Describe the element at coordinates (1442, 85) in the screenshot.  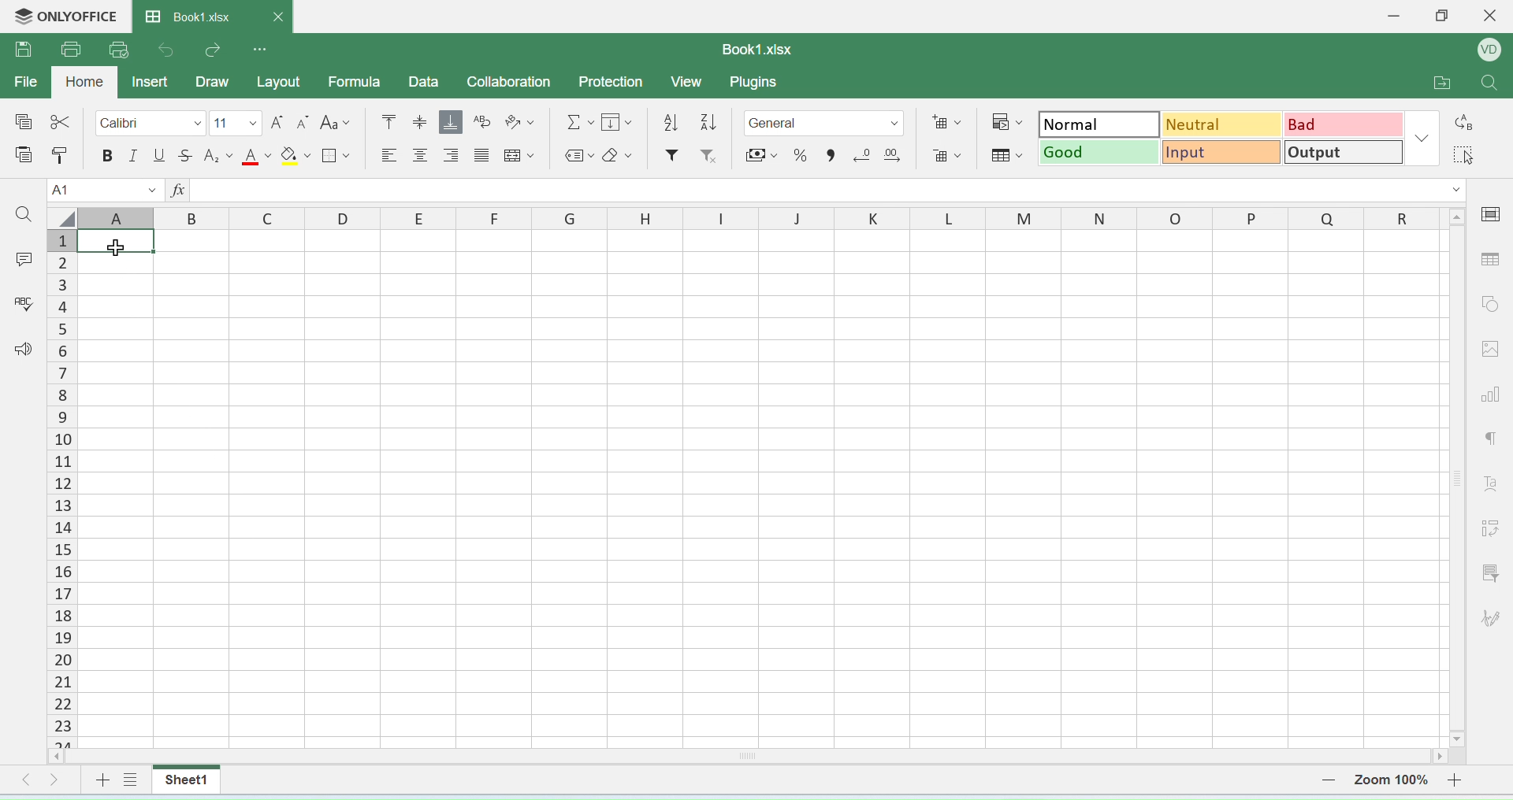
I see `open folder` at that location.